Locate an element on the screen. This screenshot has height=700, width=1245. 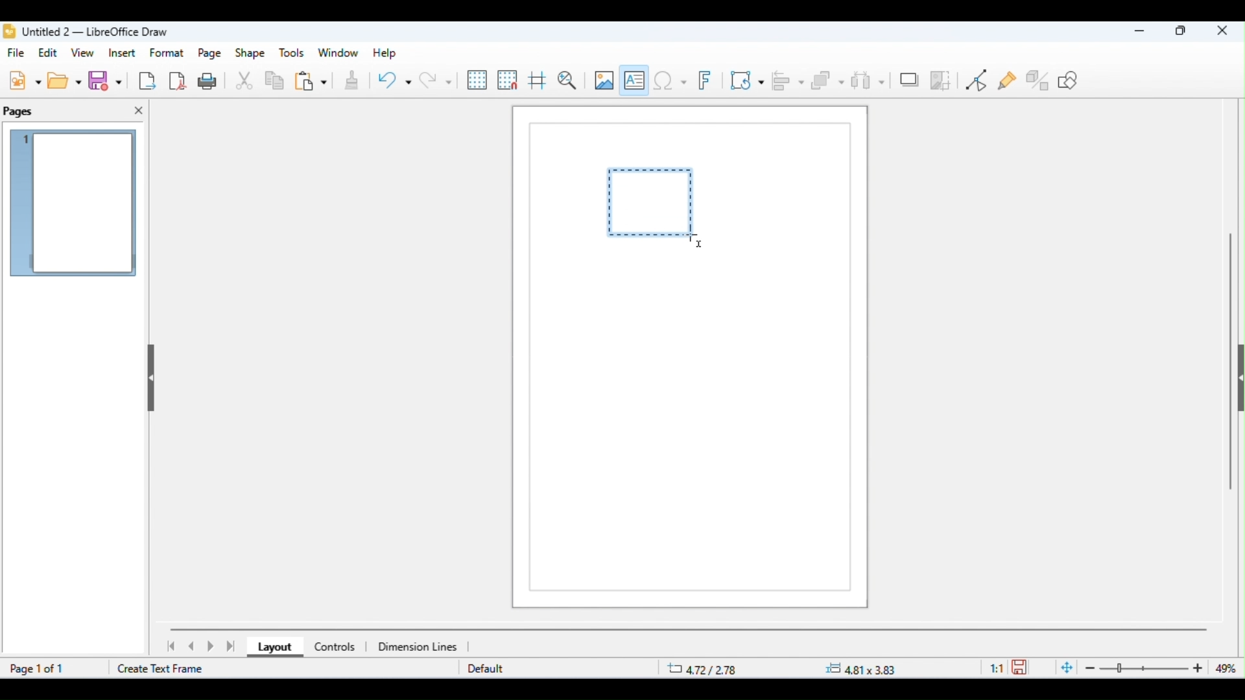
scaling factor is located at coordinates (997, 667).